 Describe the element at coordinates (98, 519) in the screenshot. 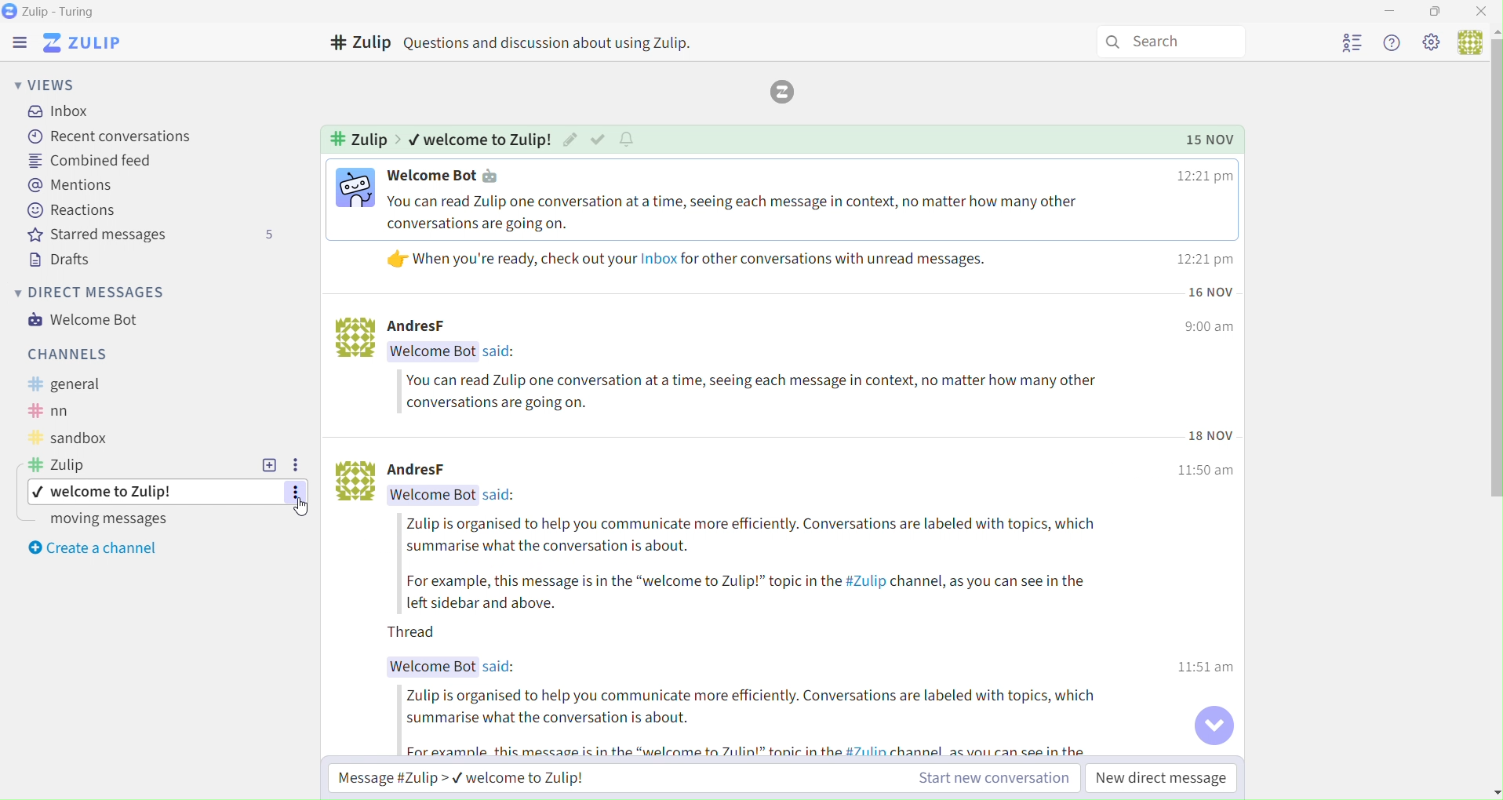

I see `Moving messages` at that location.